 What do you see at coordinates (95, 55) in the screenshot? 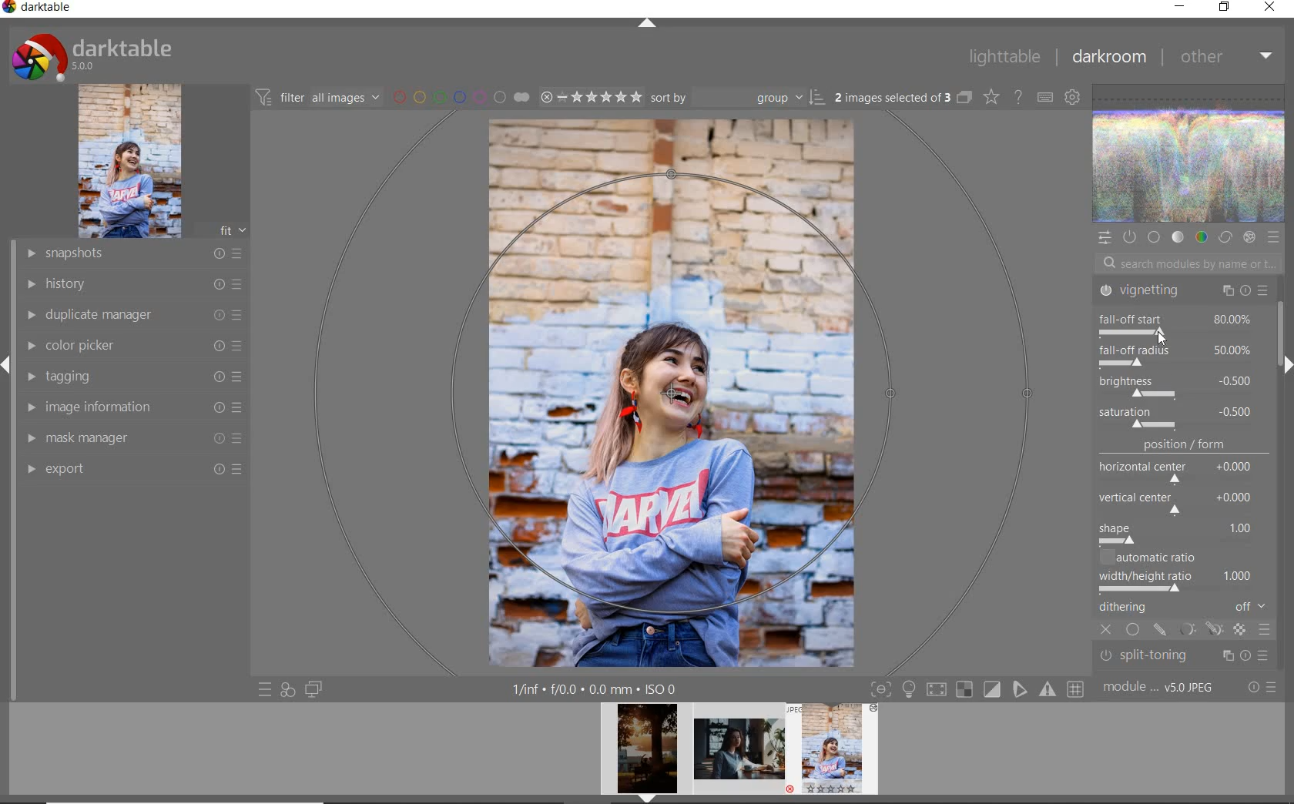
I see `system logo and name` at bounding box center [95, 55].